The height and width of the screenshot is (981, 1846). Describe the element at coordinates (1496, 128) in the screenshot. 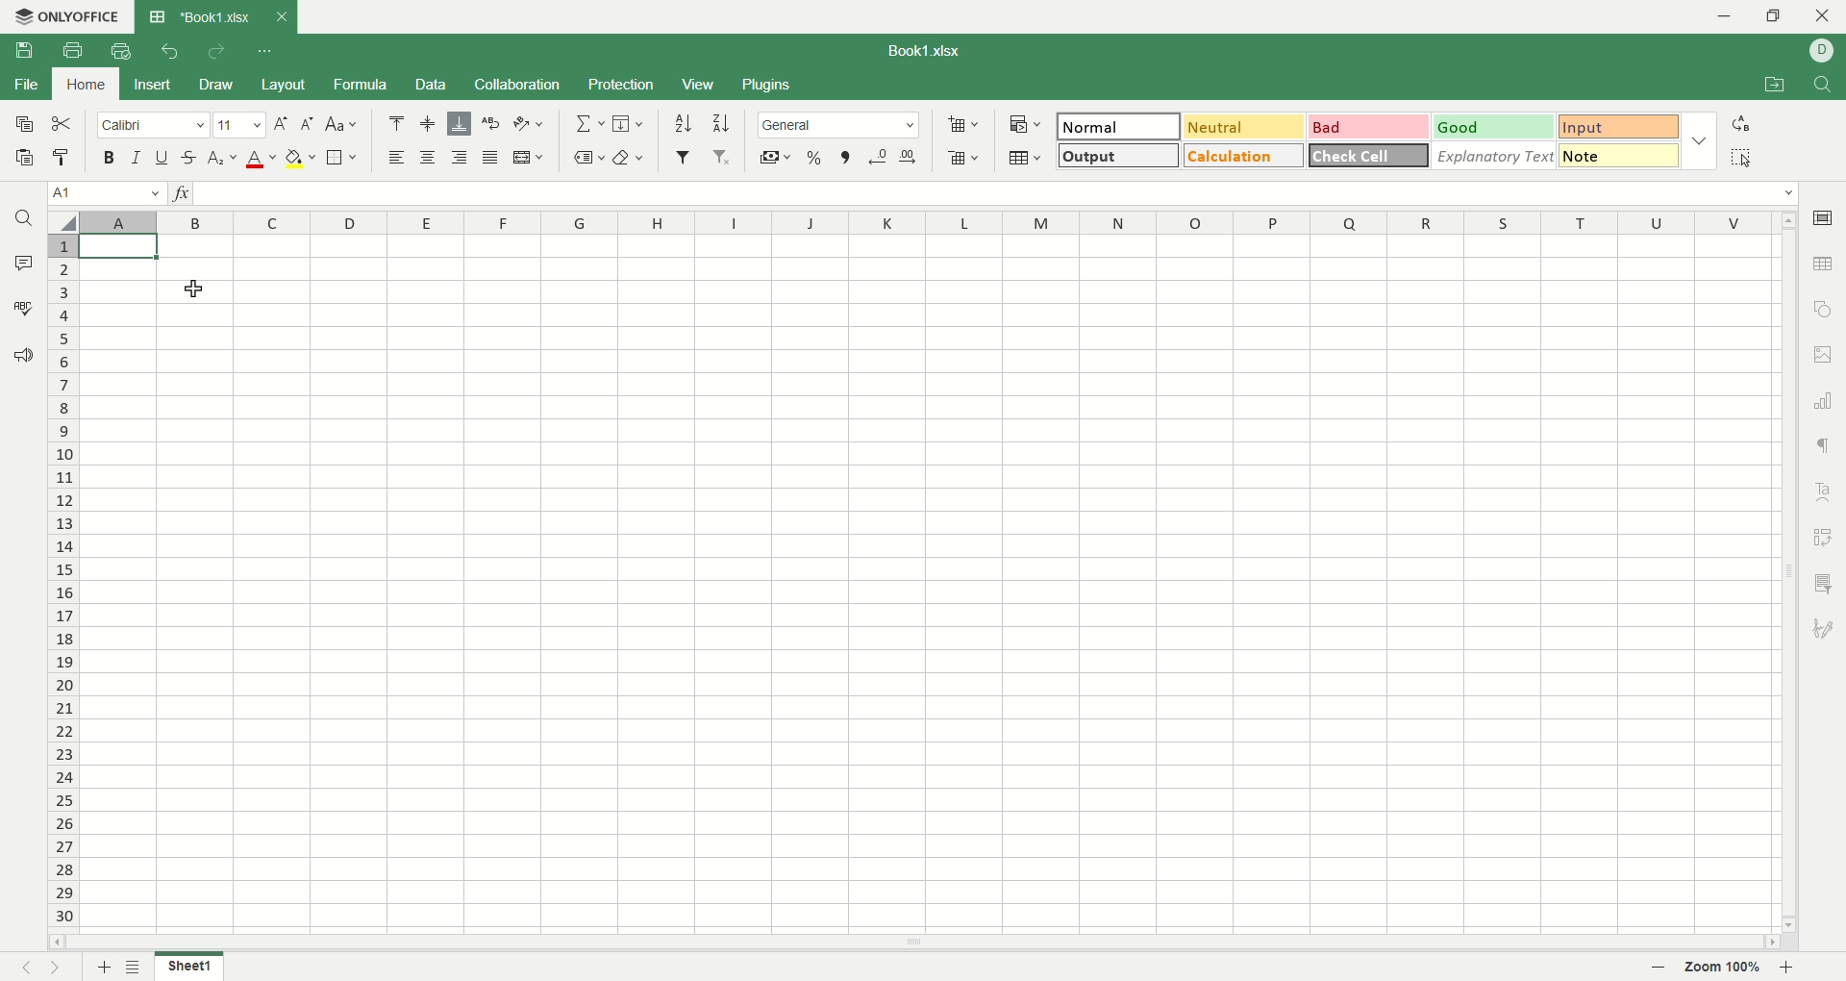

I see `good` at that location.